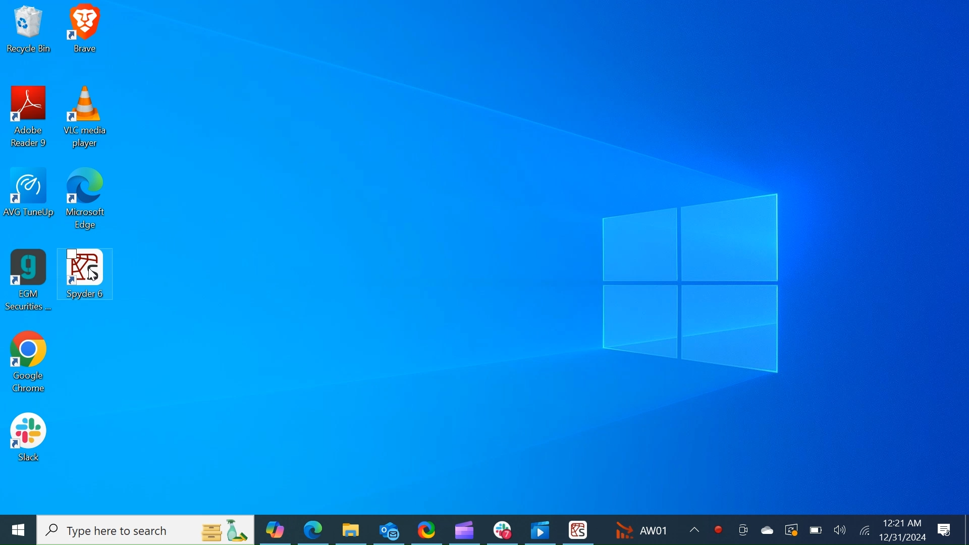 The height and width of the screenshot is (545, 969). What do you see at coordinates (541, 529) in the screenshot?
I see `Photo Desktop Icon` at bounding box center [541, 529].